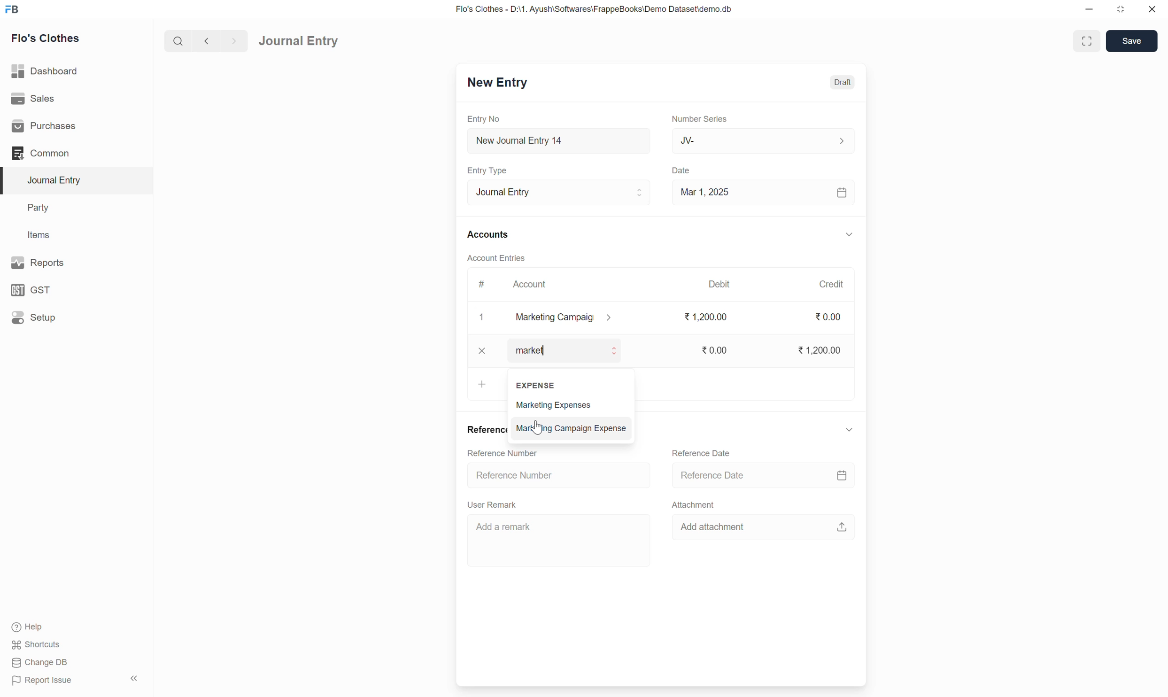 This screenshot has height=697, width=1168. Describe the element at coordinates (708, 318) in the screenshot. I see `1,200.00` at that location.